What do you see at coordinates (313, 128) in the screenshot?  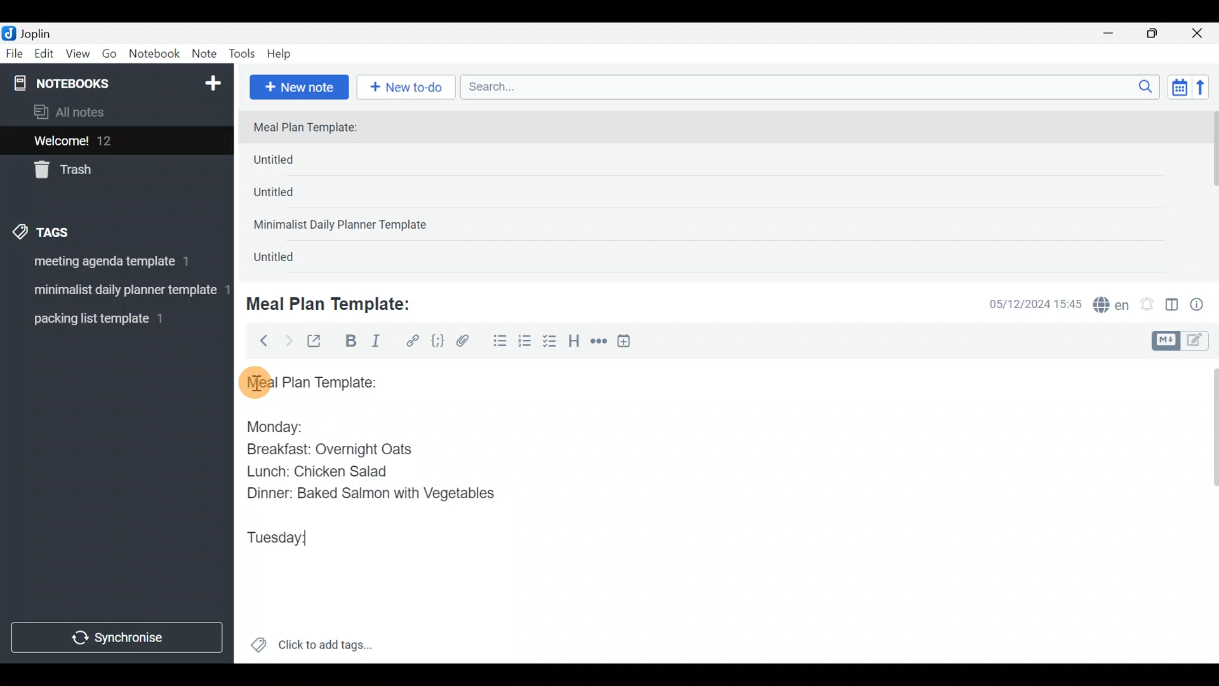 I see `Meal Plan Template:` at bounding box center [313, 128].